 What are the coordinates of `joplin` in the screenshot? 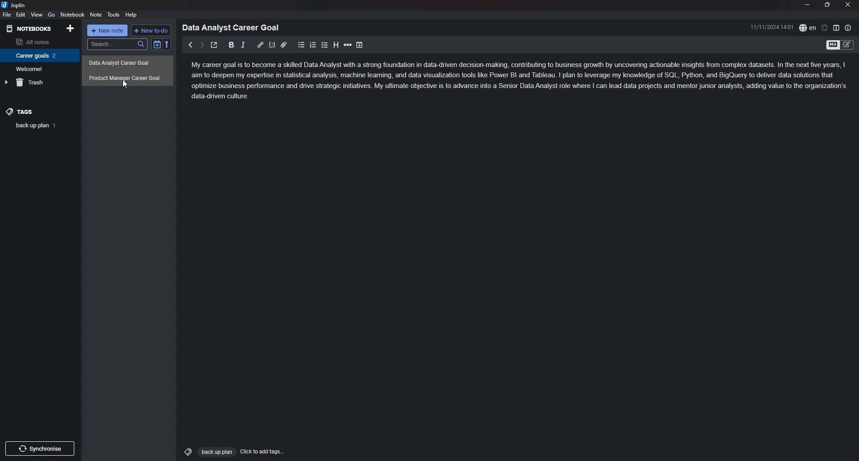 It's located at (14, 5).